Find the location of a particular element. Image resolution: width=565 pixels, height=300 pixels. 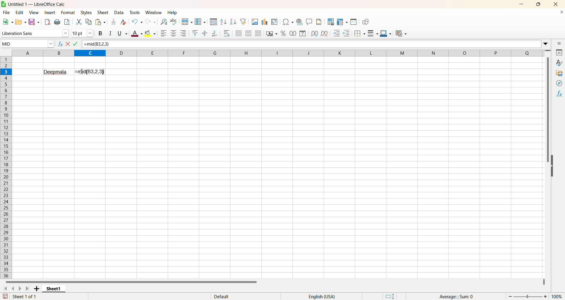

Wrap text is located at coordinates (227, 33).